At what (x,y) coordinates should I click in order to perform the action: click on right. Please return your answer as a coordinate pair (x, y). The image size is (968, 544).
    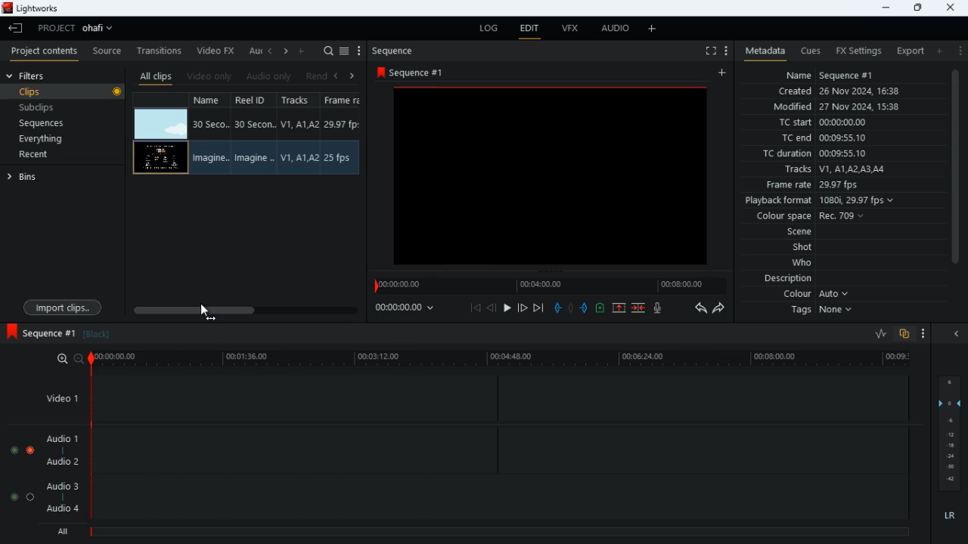
    Looking at the image, I should click on (286, 51).